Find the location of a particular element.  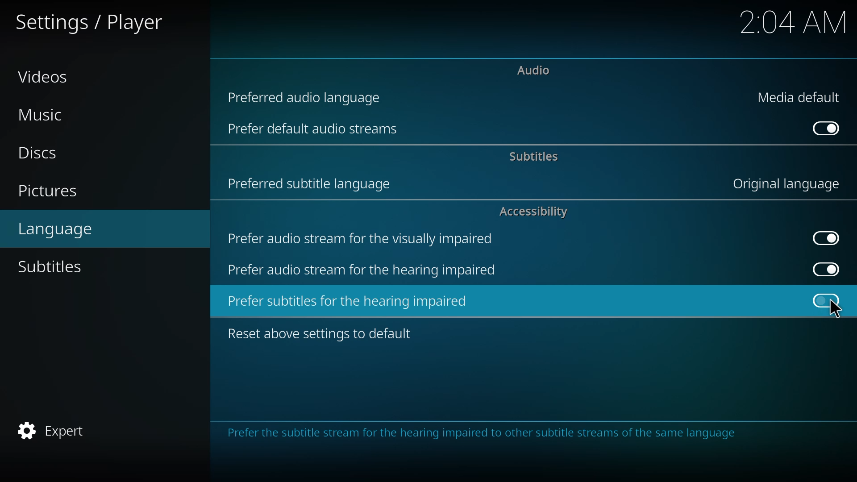

settings player is located at coordinates (87, 21).